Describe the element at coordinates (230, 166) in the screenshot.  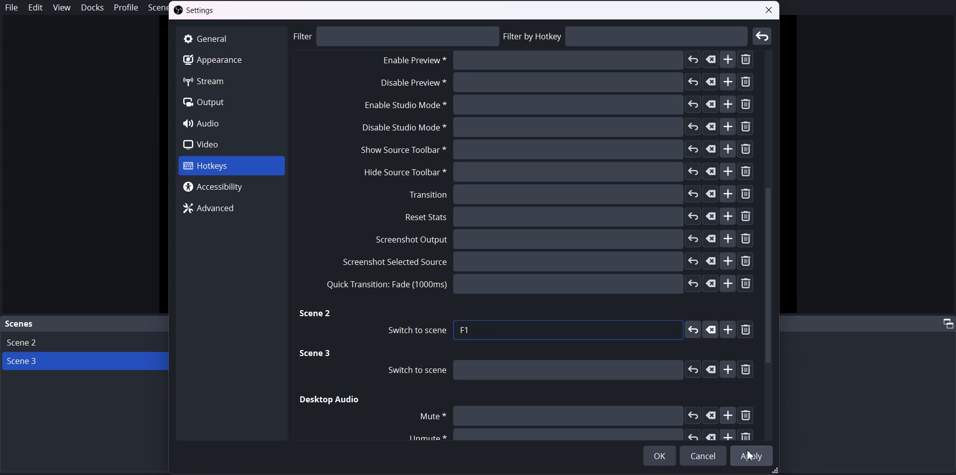
I see `Hotkeys` at that location.